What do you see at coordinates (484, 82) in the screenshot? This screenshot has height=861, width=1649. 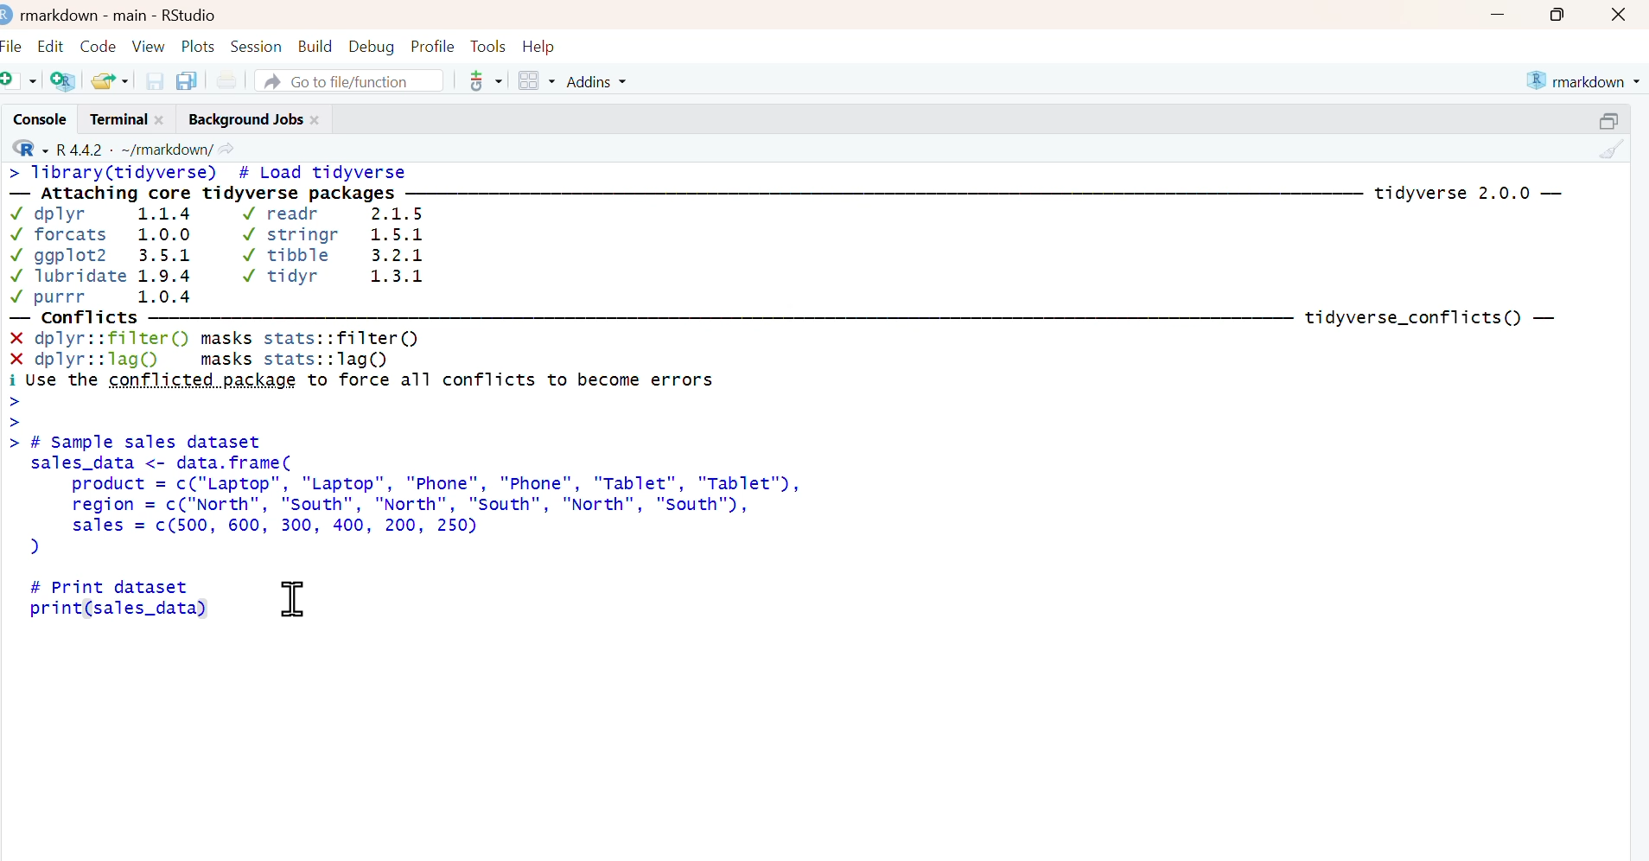 I see `Git` at bounding box center [484, 82].